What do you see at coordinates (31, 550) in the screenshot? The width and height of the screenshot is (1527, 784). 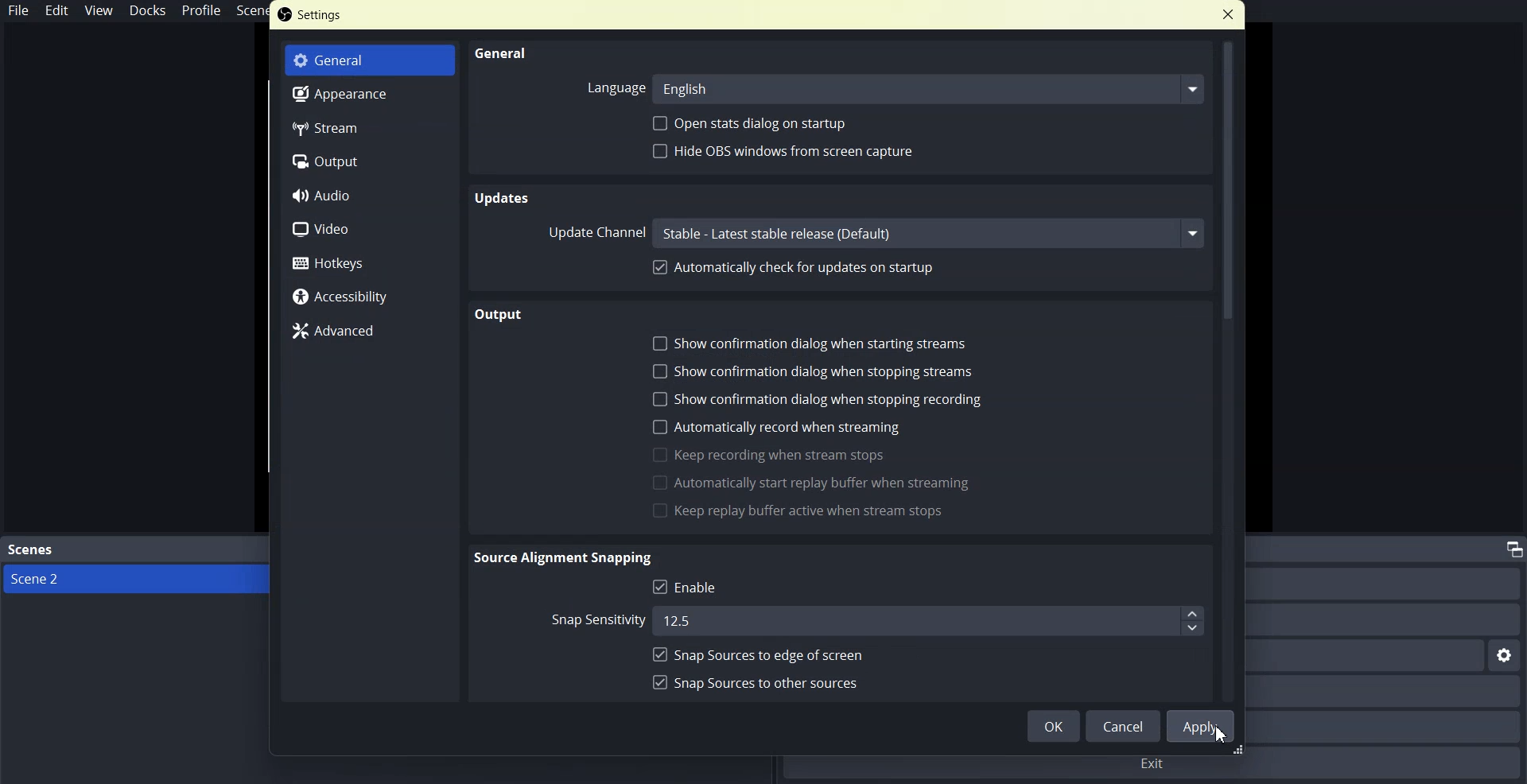 I see `Text` at bounding box center [31, 550].